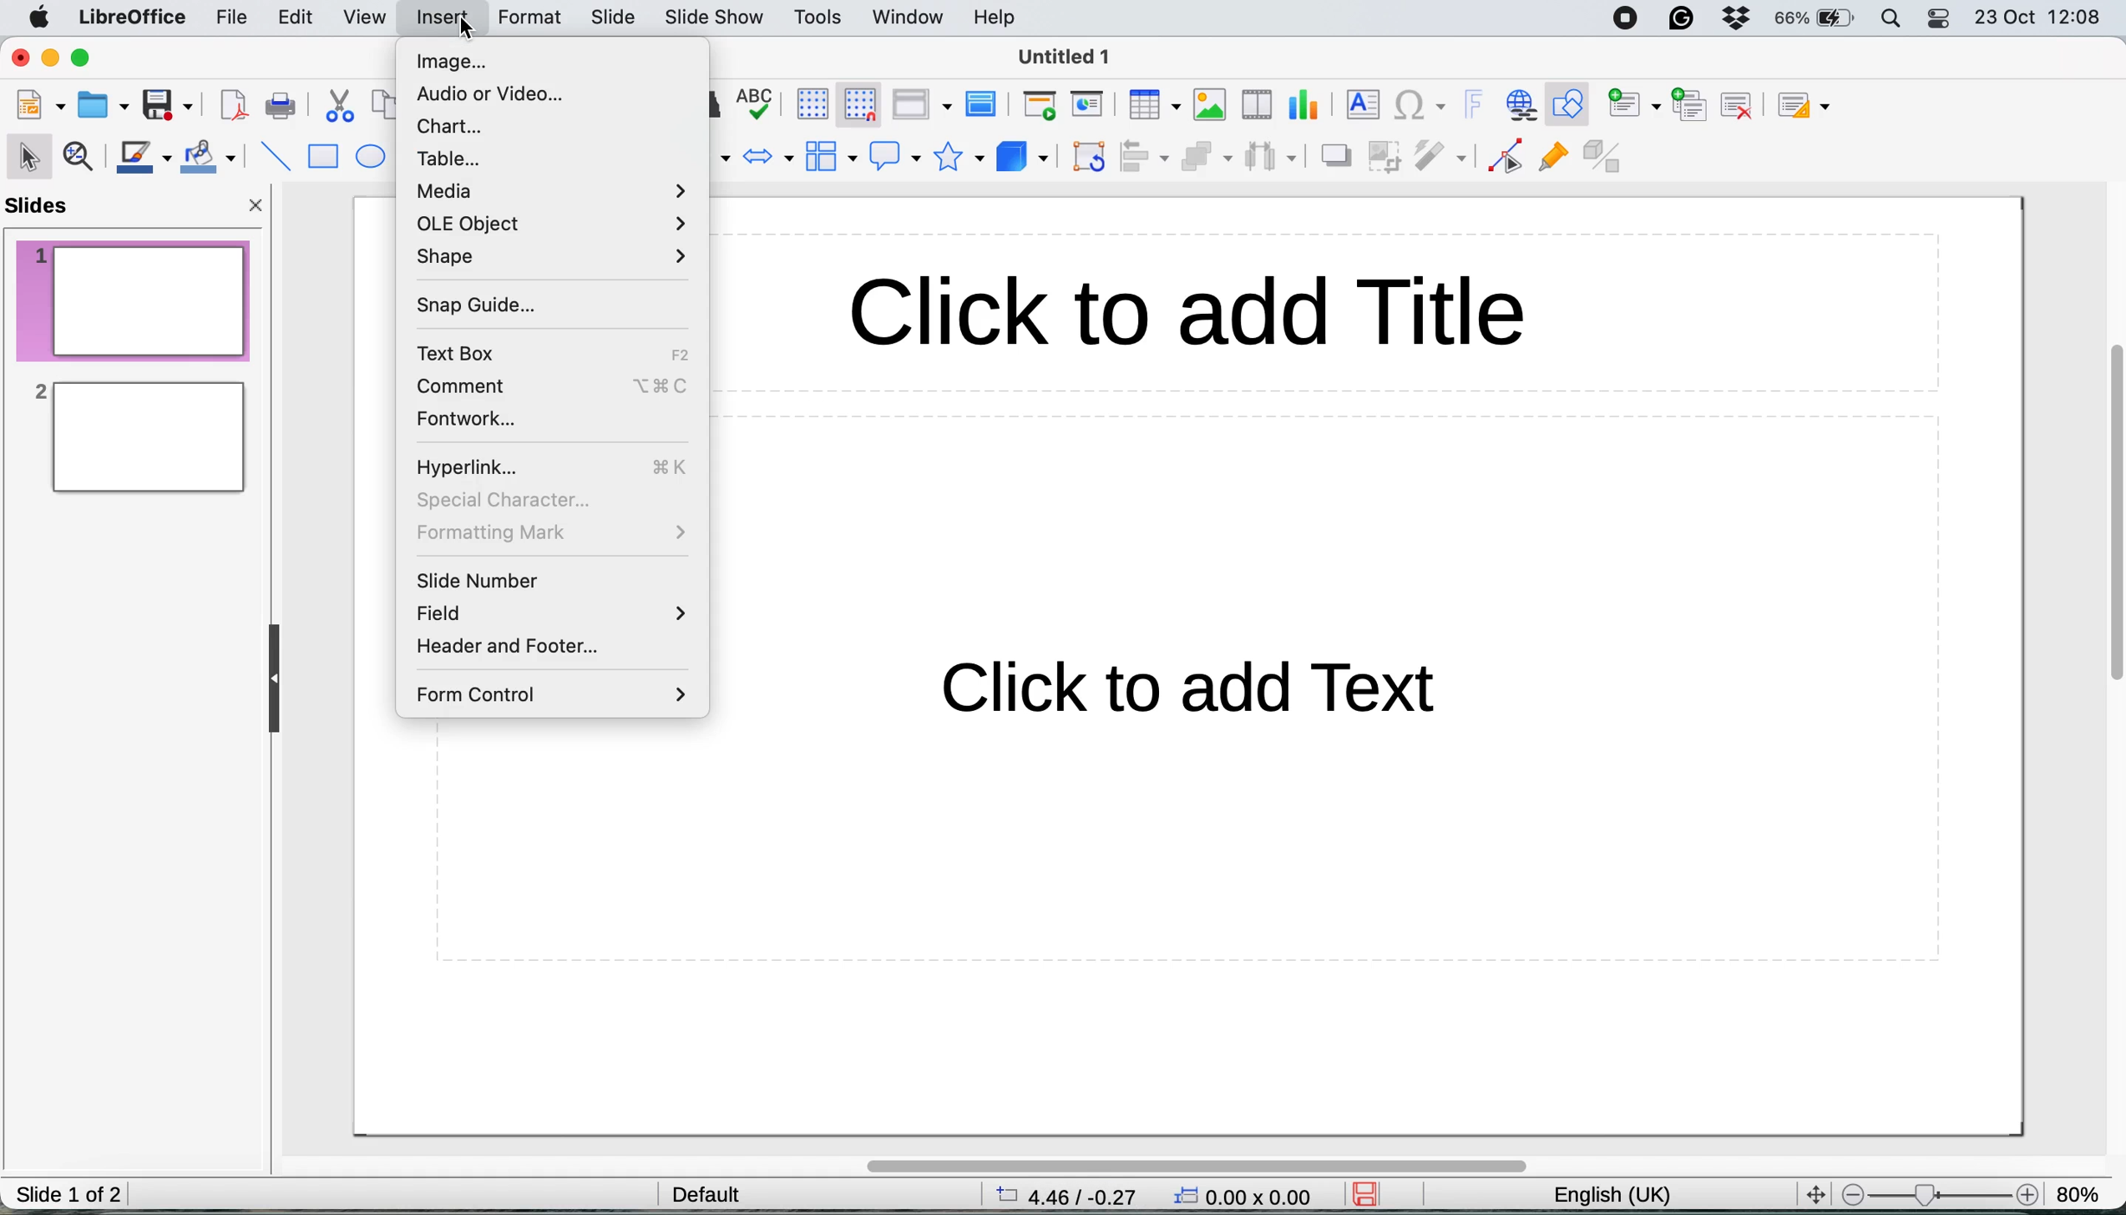 The image size is (2126, 1215). Describe the element at coordinates (819, 19) in the screenshot. I see `tools` at that location.